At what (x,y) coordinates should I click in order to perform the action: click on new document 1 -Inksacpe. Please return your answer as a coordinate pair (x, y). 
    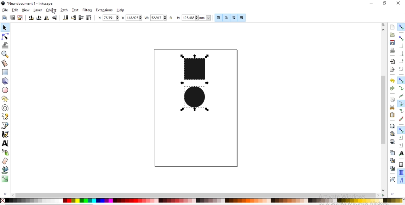
    Looking at the image, I should click on (29, 3).